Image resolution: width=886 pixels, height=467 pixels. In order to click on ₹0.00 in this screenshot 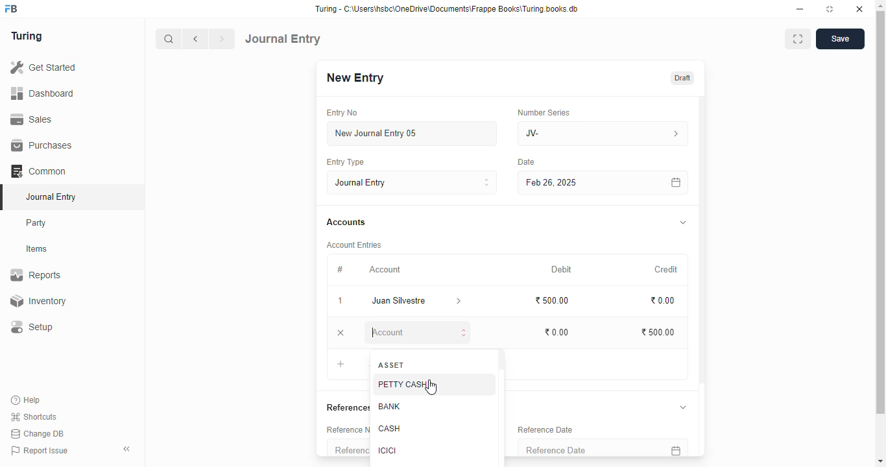, I will do `click(556, 332)`.